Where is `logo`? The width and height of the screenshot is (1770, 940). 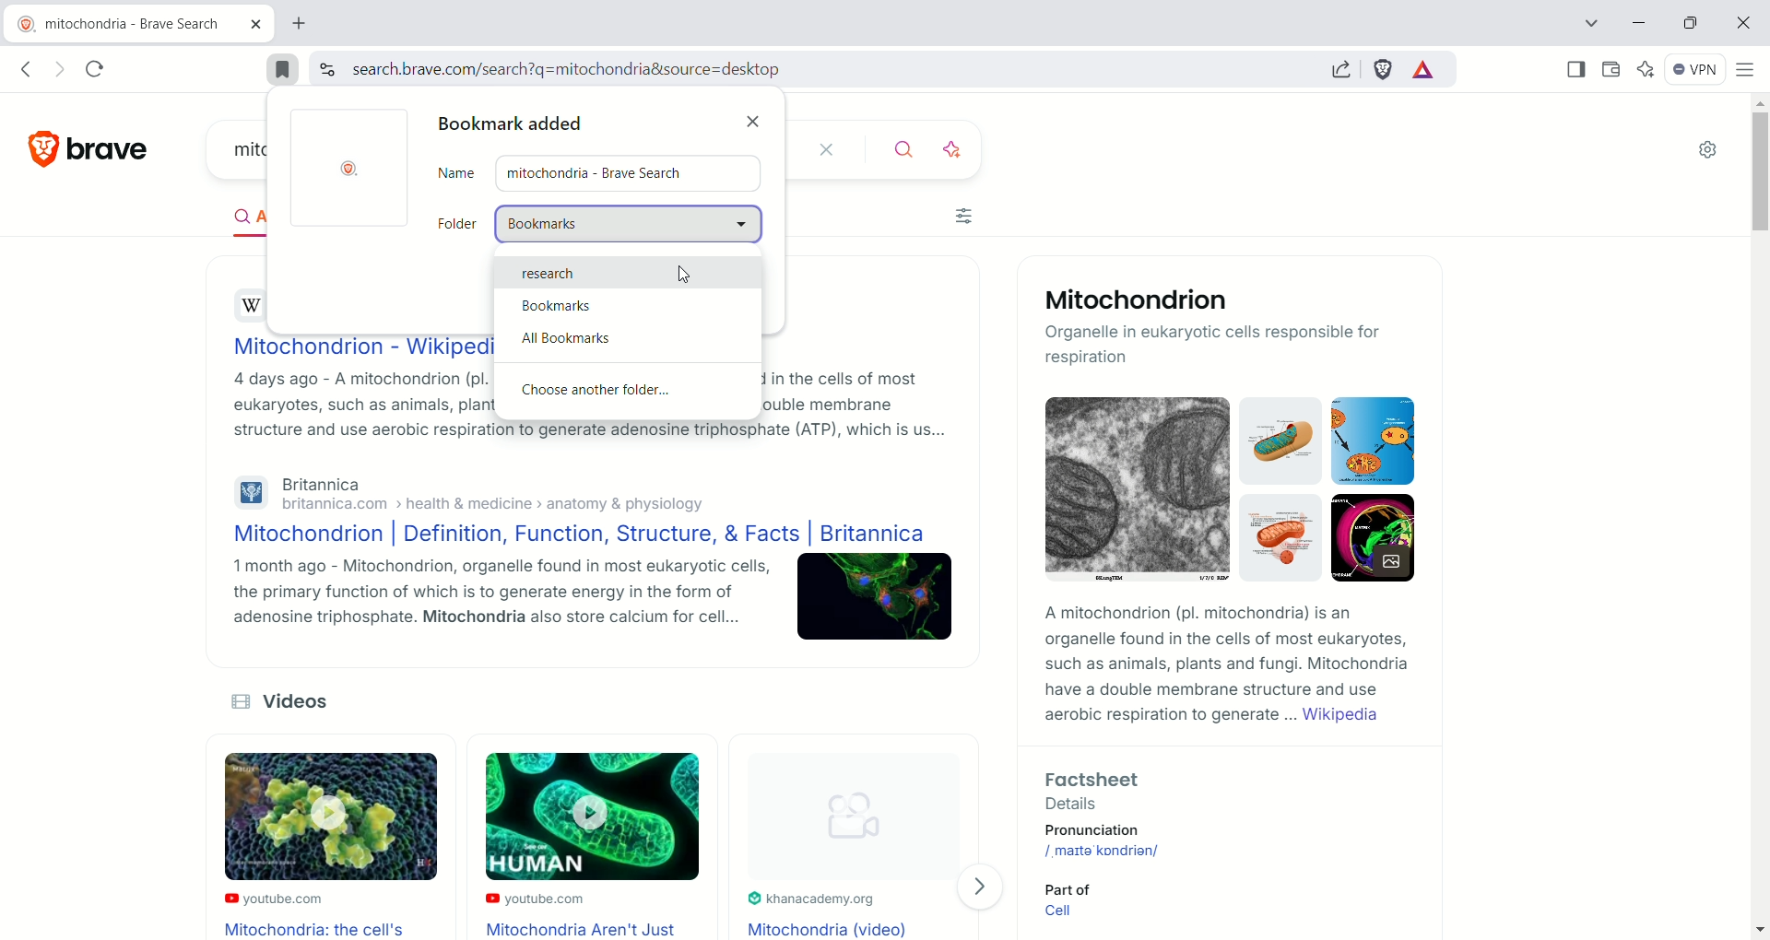
logo is located at coordinates (34, 149).